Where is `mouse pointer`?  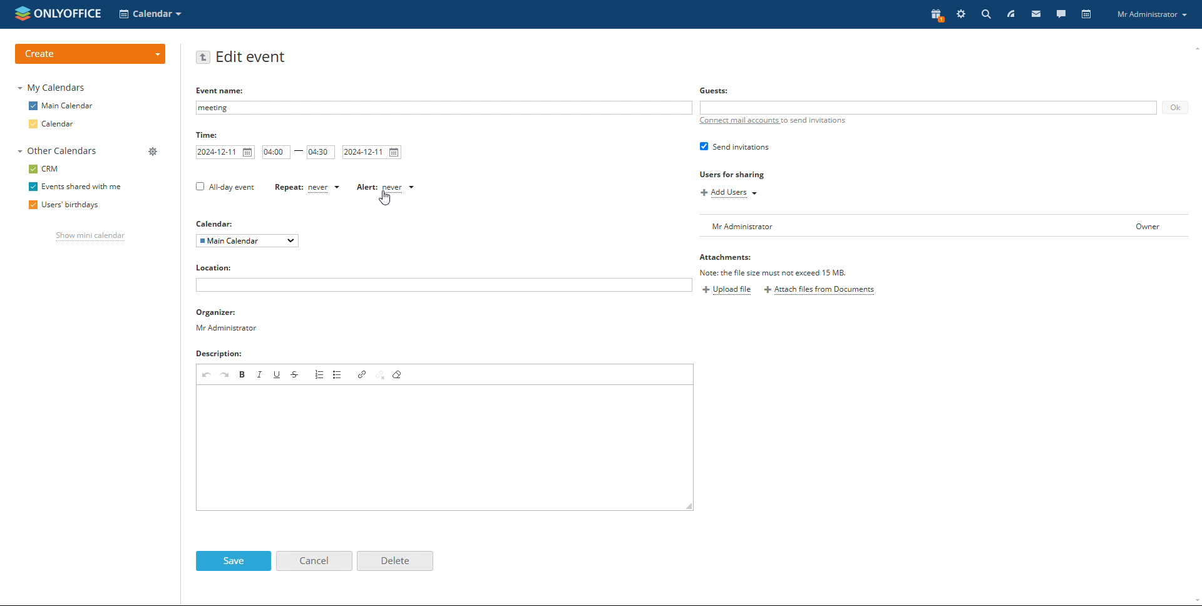
mouse pointer is located at coordinates (385, 198).